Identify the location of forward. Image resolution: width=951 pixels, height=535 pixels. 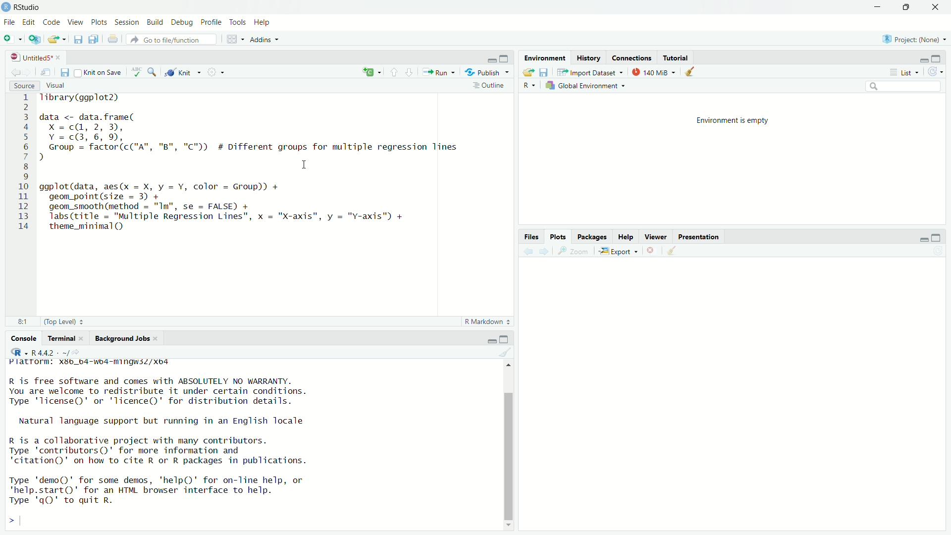
(546, 251).